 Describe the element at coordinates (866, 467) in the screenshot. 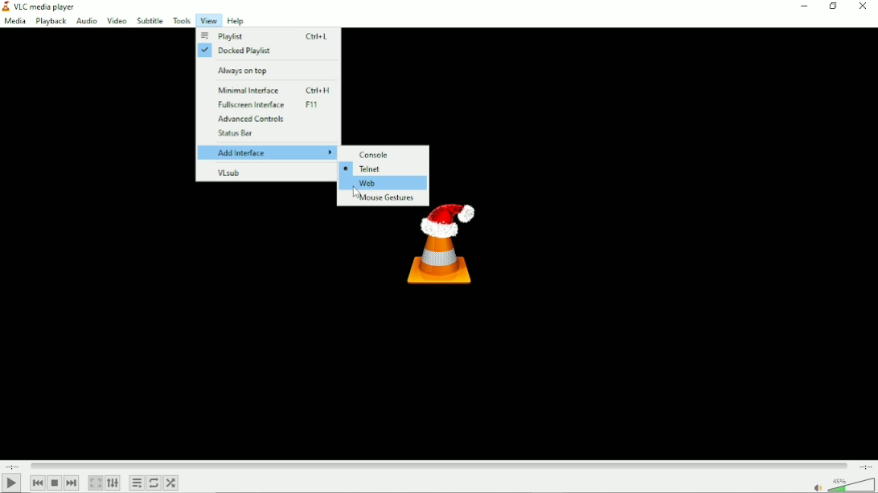

I see `Total duration` at that location.